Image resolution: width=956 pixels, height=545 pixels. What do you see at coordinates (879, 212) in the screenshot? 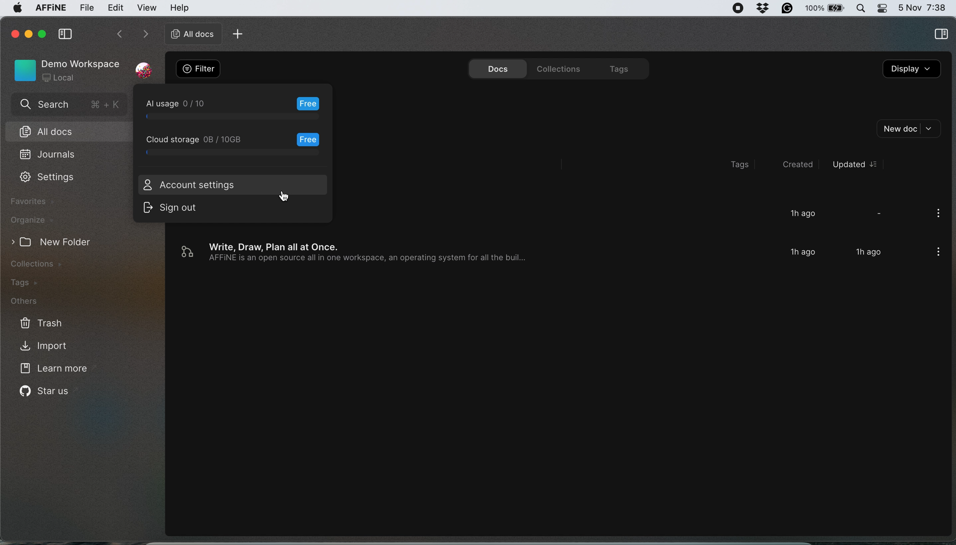
I see `-` at bounding box center [879, 212].